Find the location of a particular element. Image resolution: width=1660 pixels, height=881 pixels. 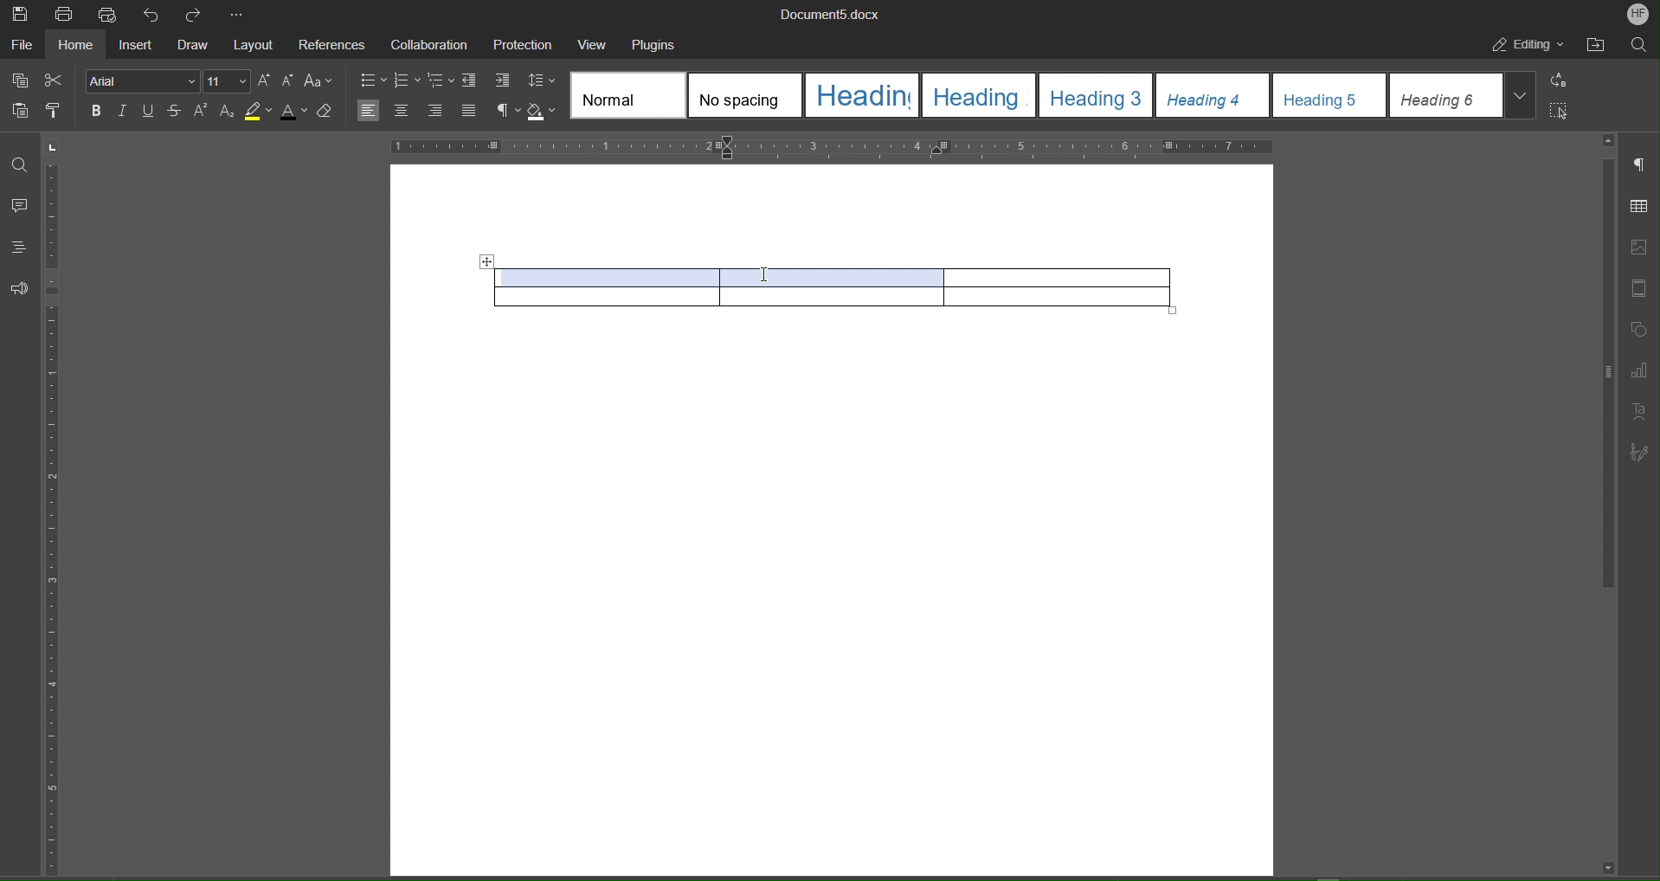

Multilevel list is located at coordinates (441, 81).